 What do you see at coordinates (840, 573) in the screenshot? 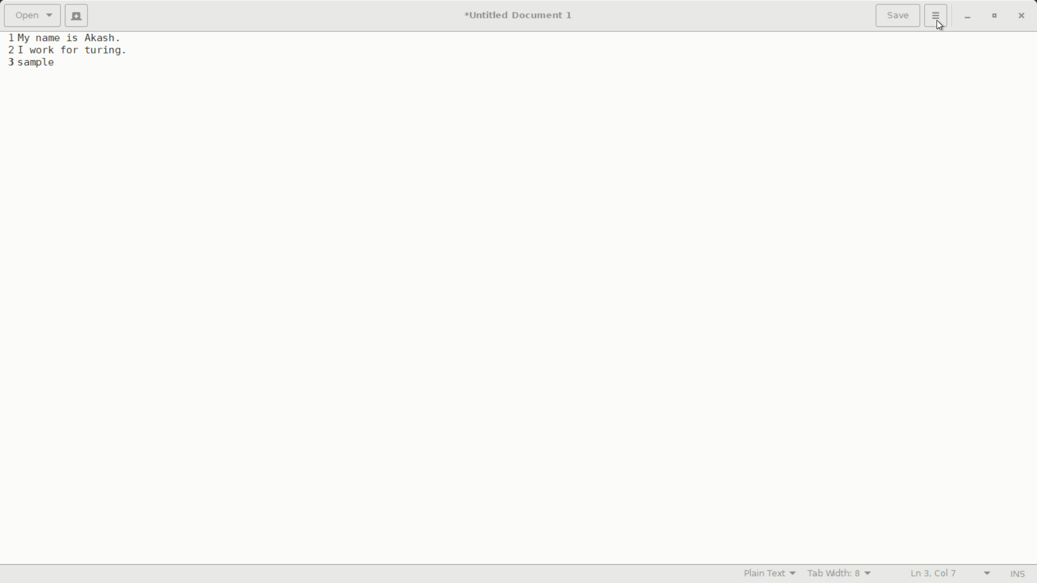
I see `tab width` at bounding box center [840, 573].